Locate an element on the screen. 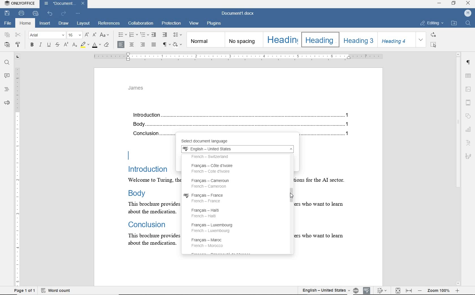 This screenshot has width=475, height=295. undo is located at coordinates (50, 13).